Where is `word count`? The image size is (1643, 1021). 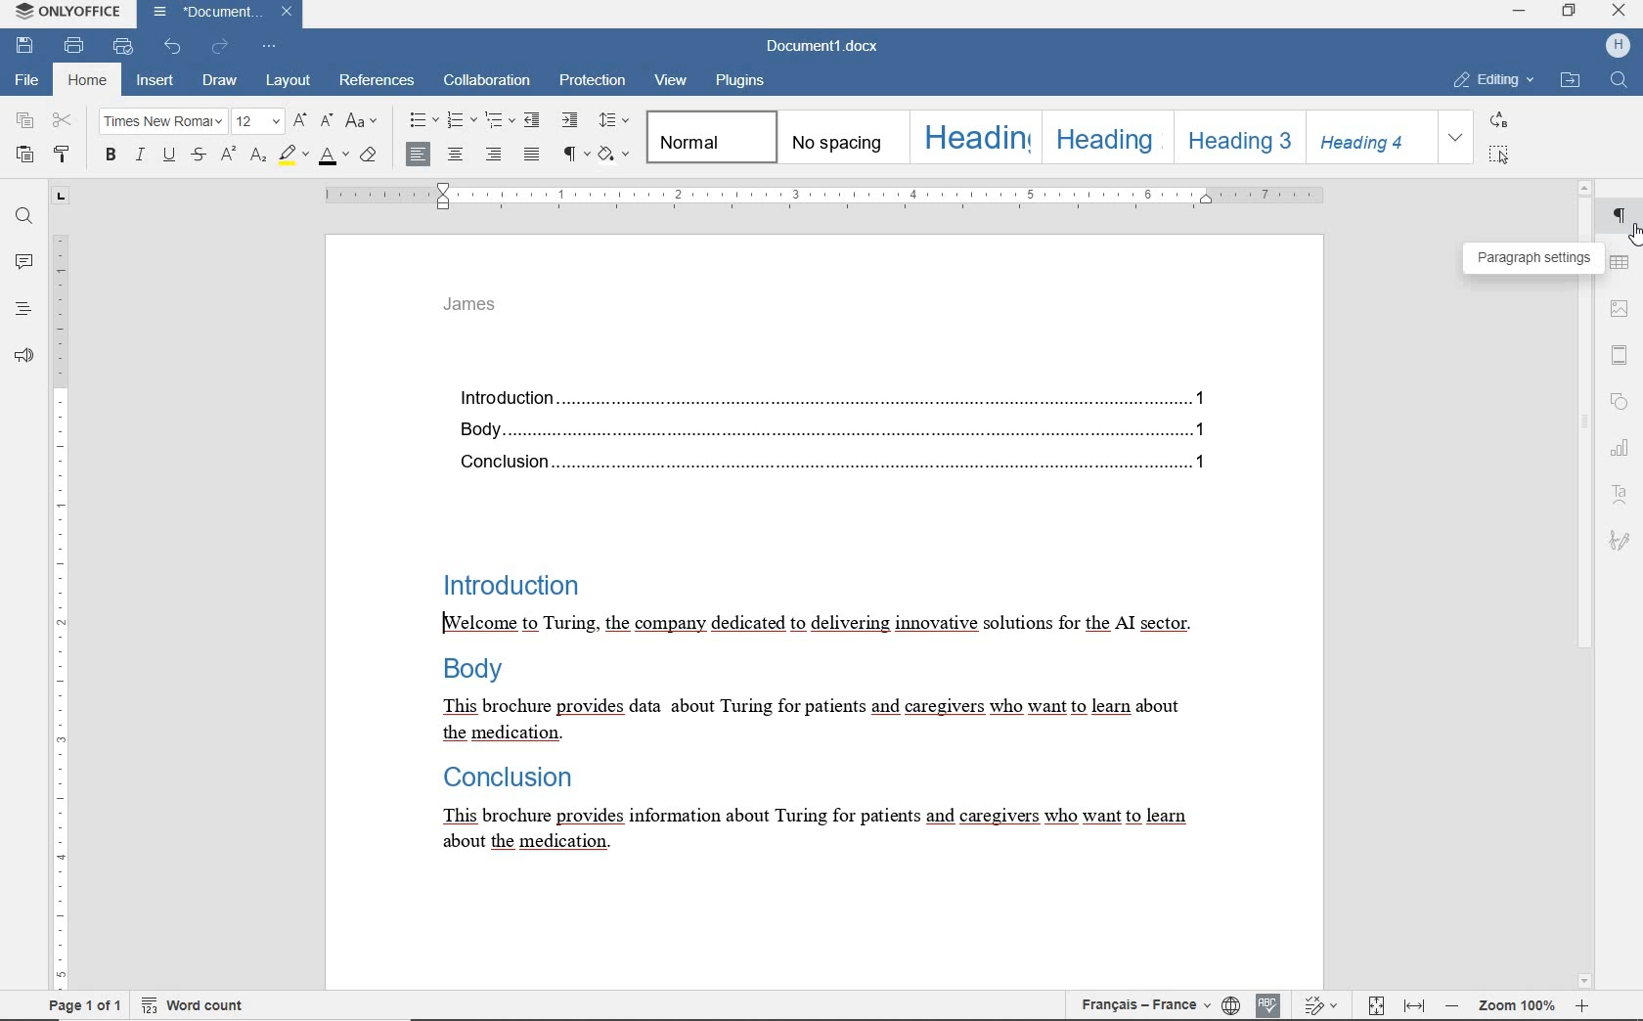 word count is located at coordinates (194, 1005).